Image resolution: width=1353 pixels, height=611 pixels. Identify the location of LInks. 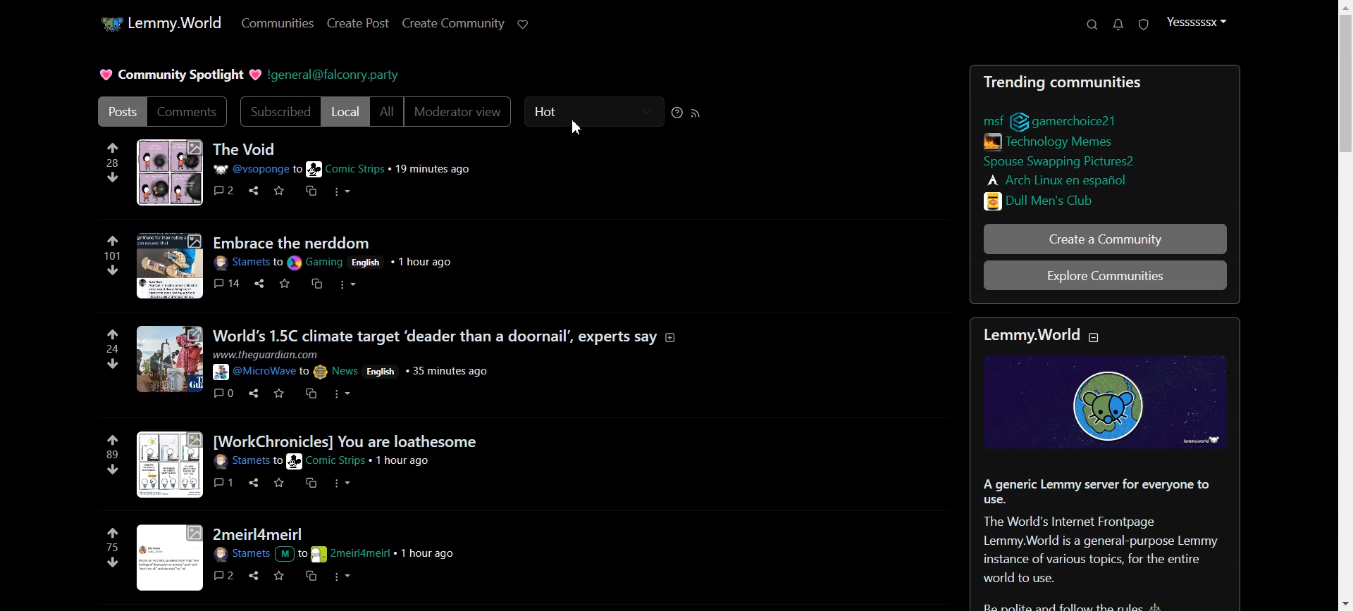
(1045, 200).